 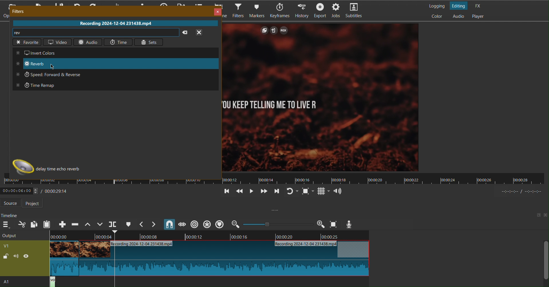 What do you see at coordinates (26, 43) in the screenshot?
I see `Favorite` at bounding box center [26, 43].